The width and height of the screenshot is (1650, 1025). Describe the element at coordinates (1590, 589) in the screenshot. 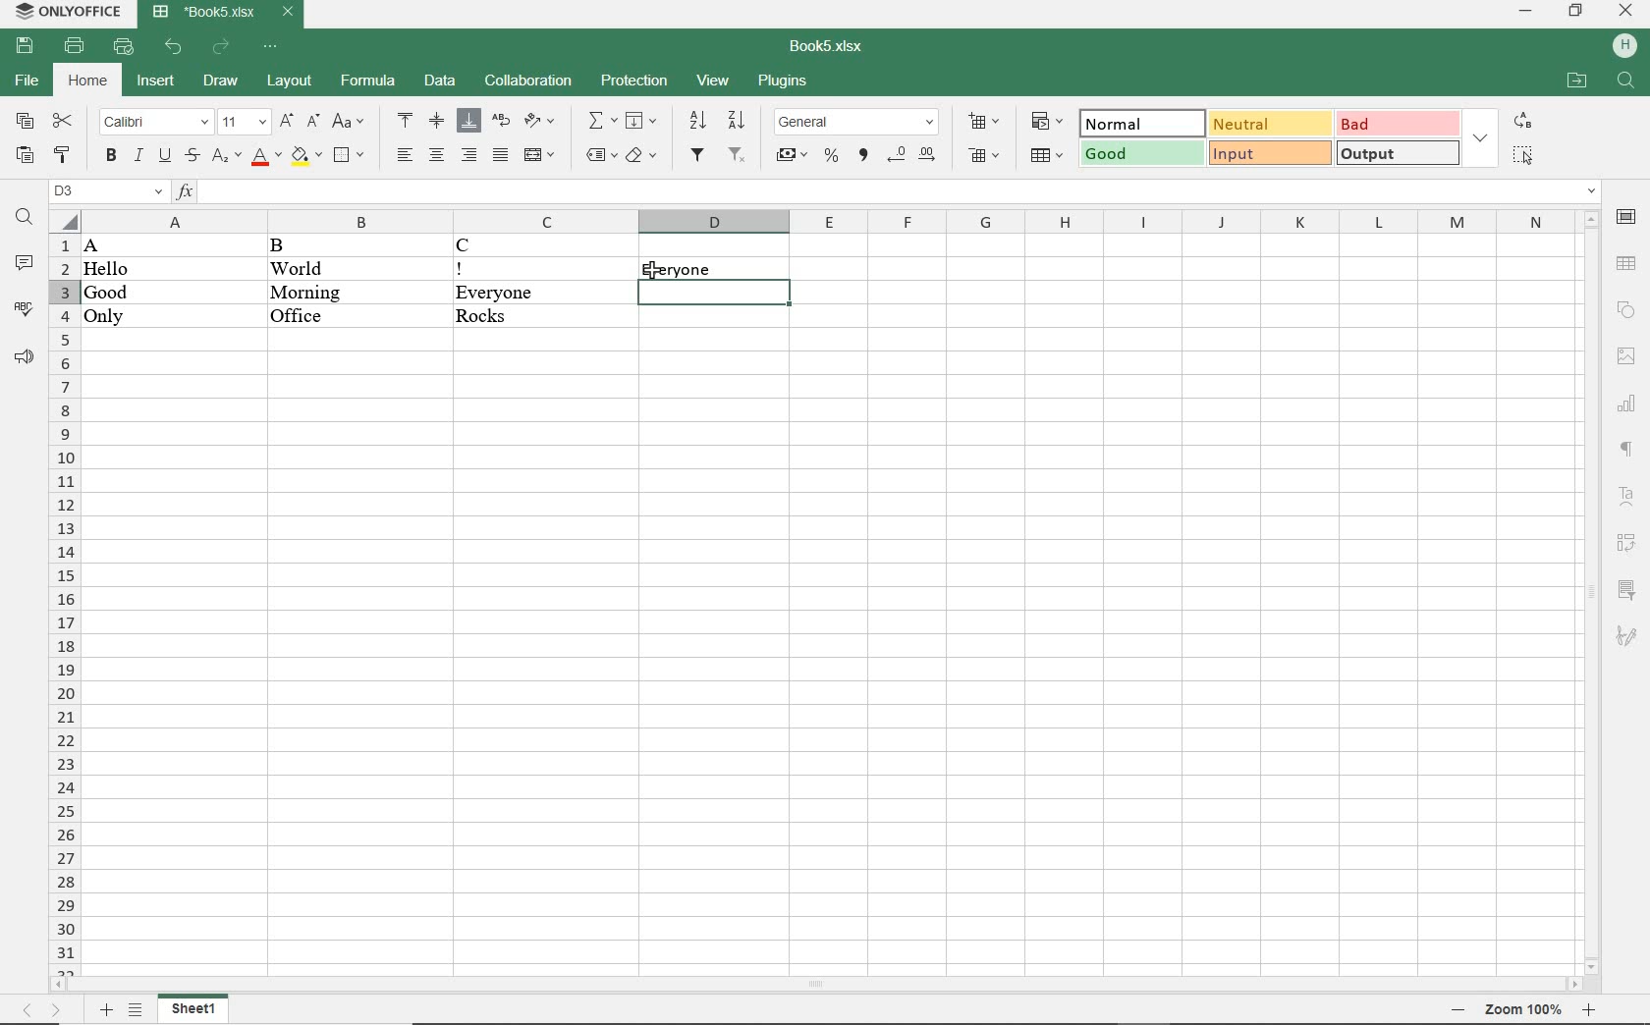

I see `scrollbar` at that location.